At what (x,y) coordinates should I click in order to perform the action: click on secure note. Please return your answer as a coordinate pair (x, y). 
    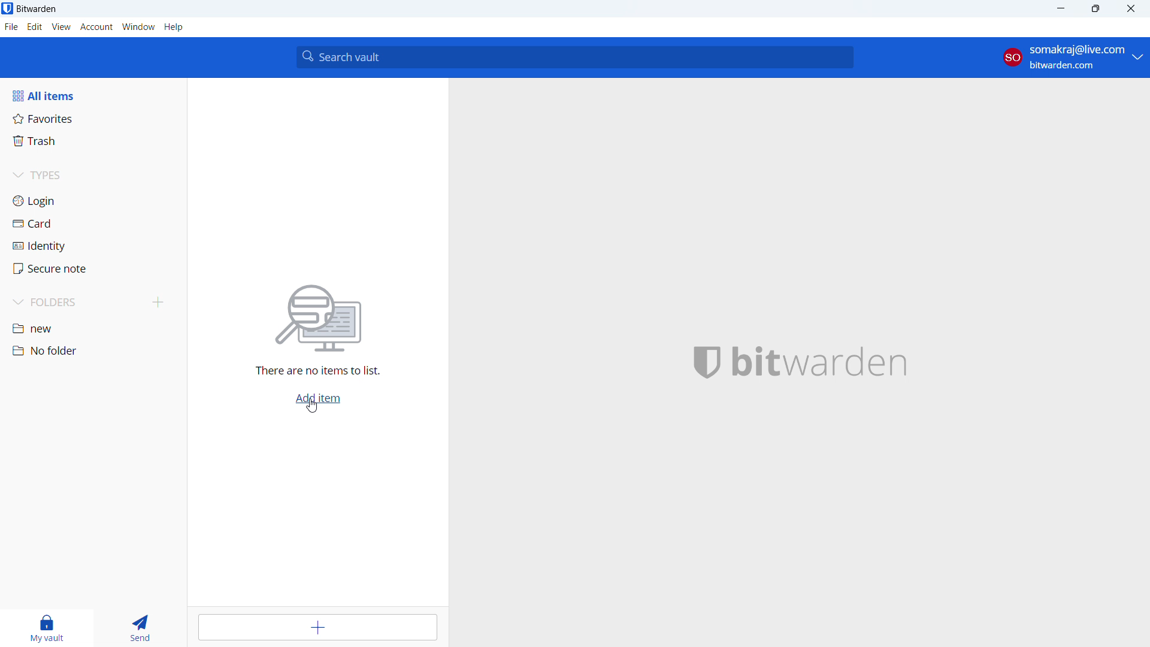
    Looking at the image, I should click on (93, 268).